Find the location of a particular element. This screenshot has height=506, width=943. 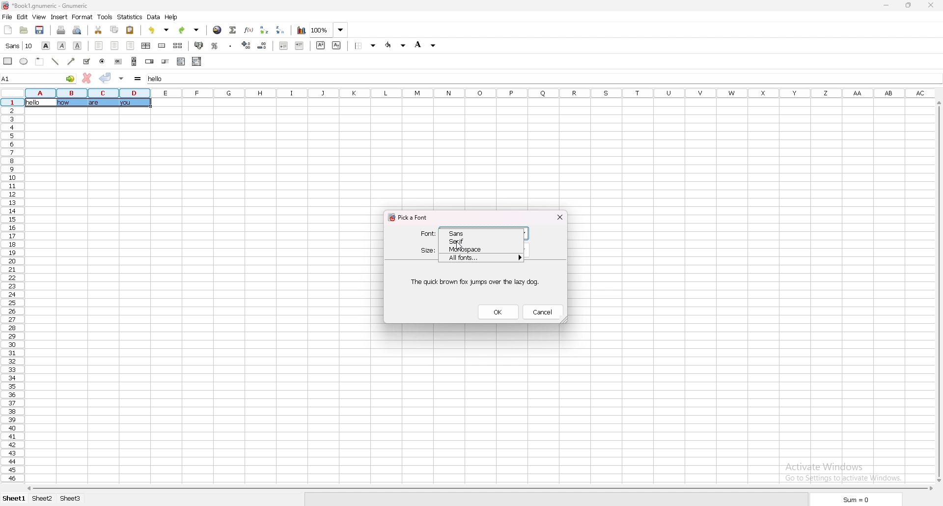

serif is located at coordinates (474, 241).